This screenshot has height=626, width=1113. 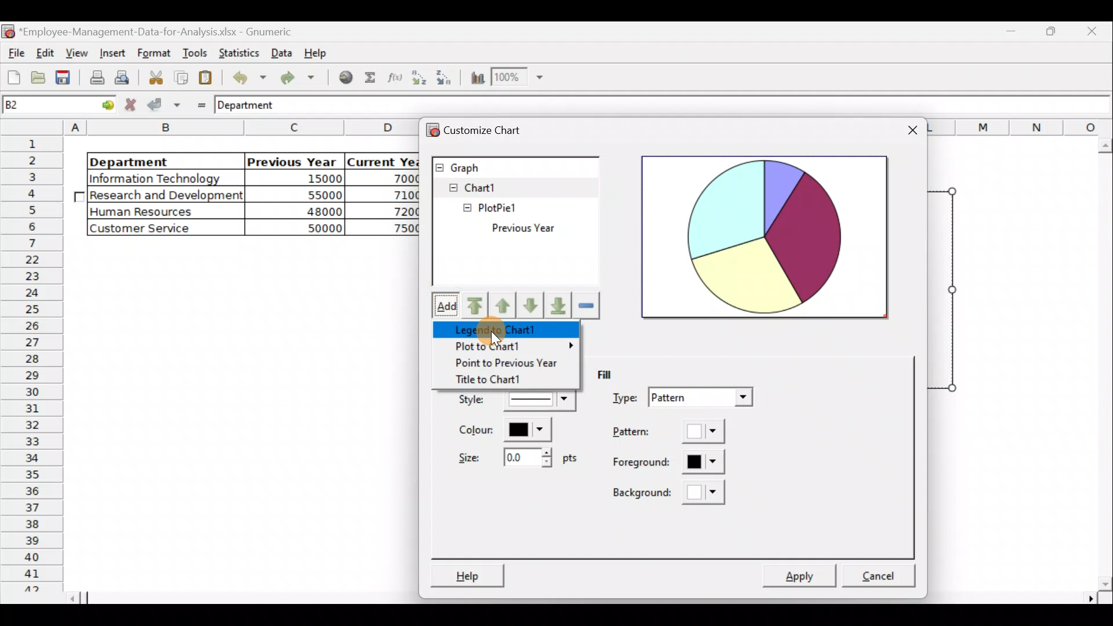 What do you see at coordinates (477, 306) in the screenshot?
I see `Move upward` at bounding box center [477, 306].